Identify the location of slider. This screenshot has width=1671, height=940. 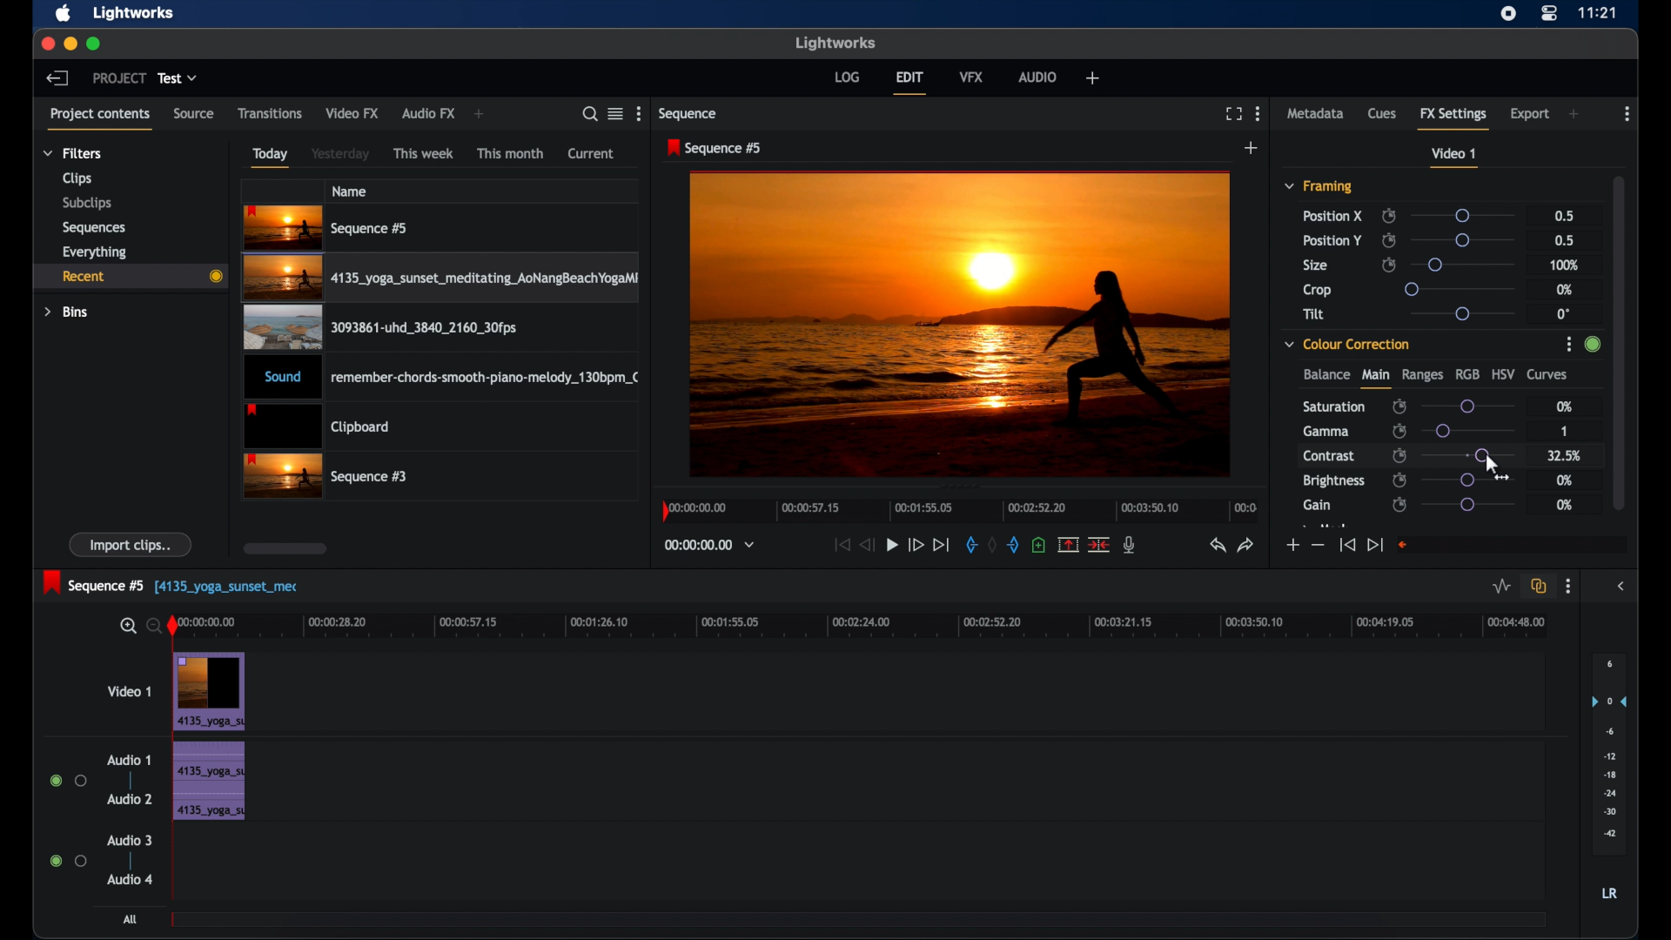
(1466, 481).